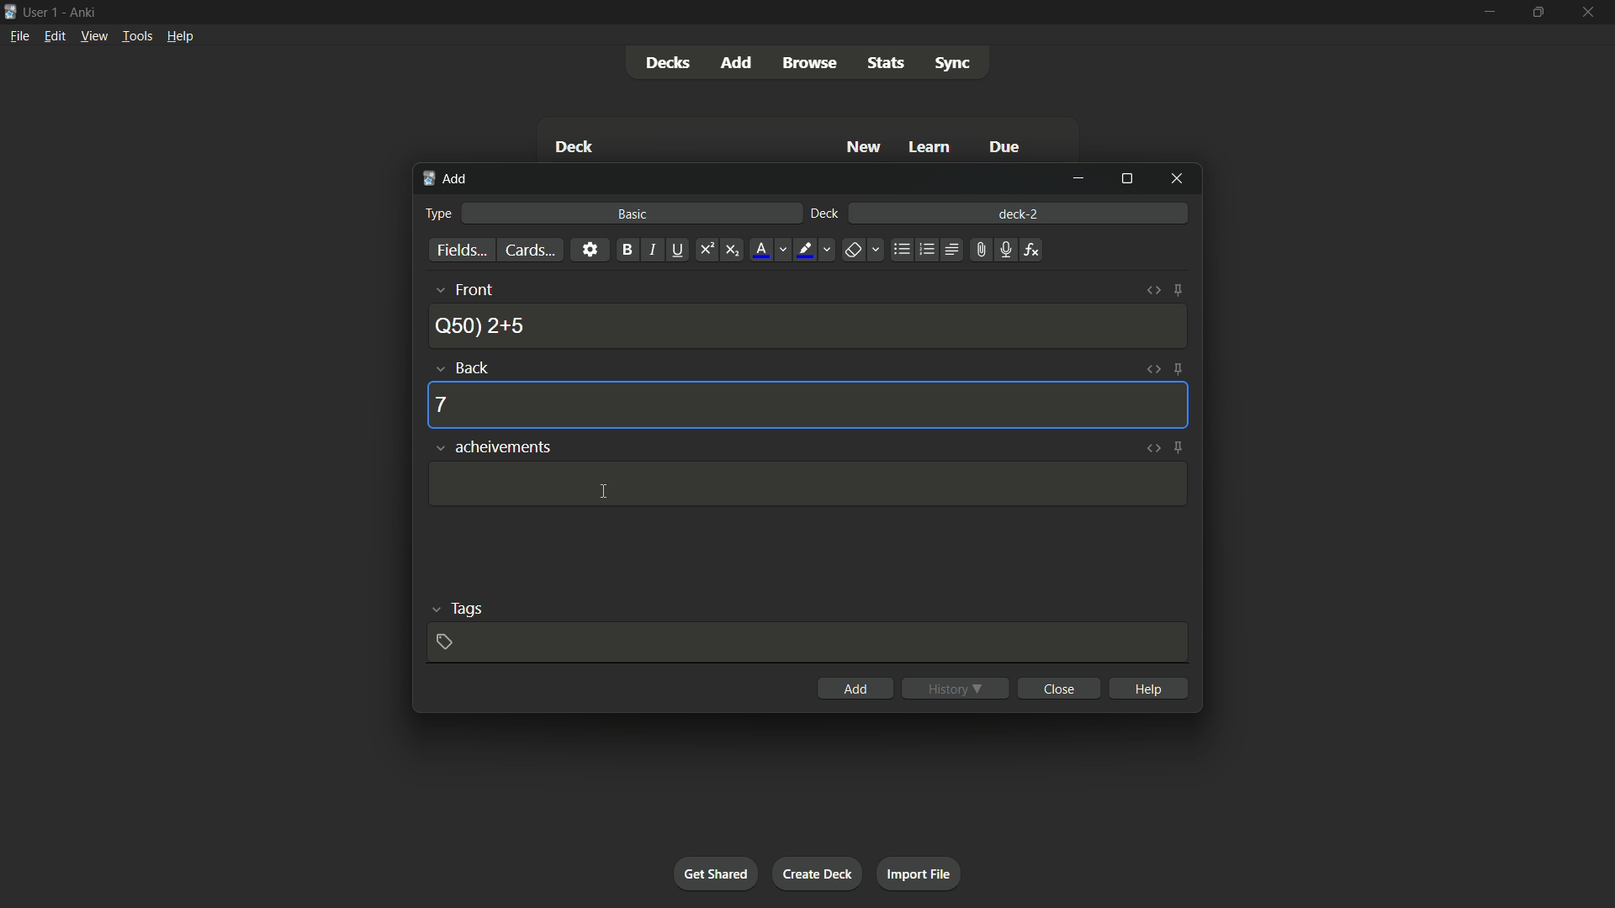  I want to click on get shared, so click(716, 874).